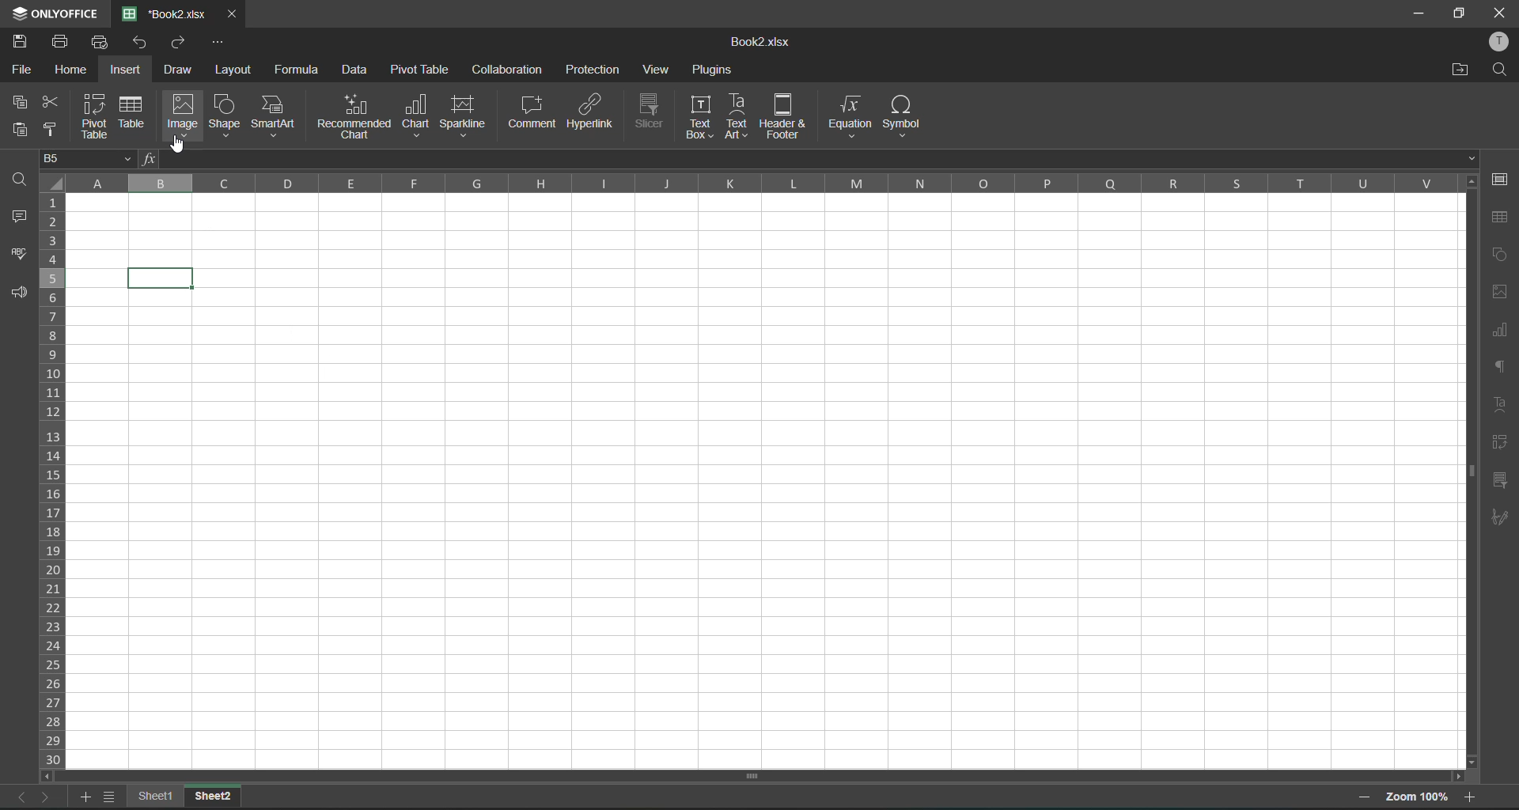 This screenshot has height=810, width=1519. What do you see at coordinates (185, 113) in the screenshot?
I see `image` at bounding box center [185, 113].